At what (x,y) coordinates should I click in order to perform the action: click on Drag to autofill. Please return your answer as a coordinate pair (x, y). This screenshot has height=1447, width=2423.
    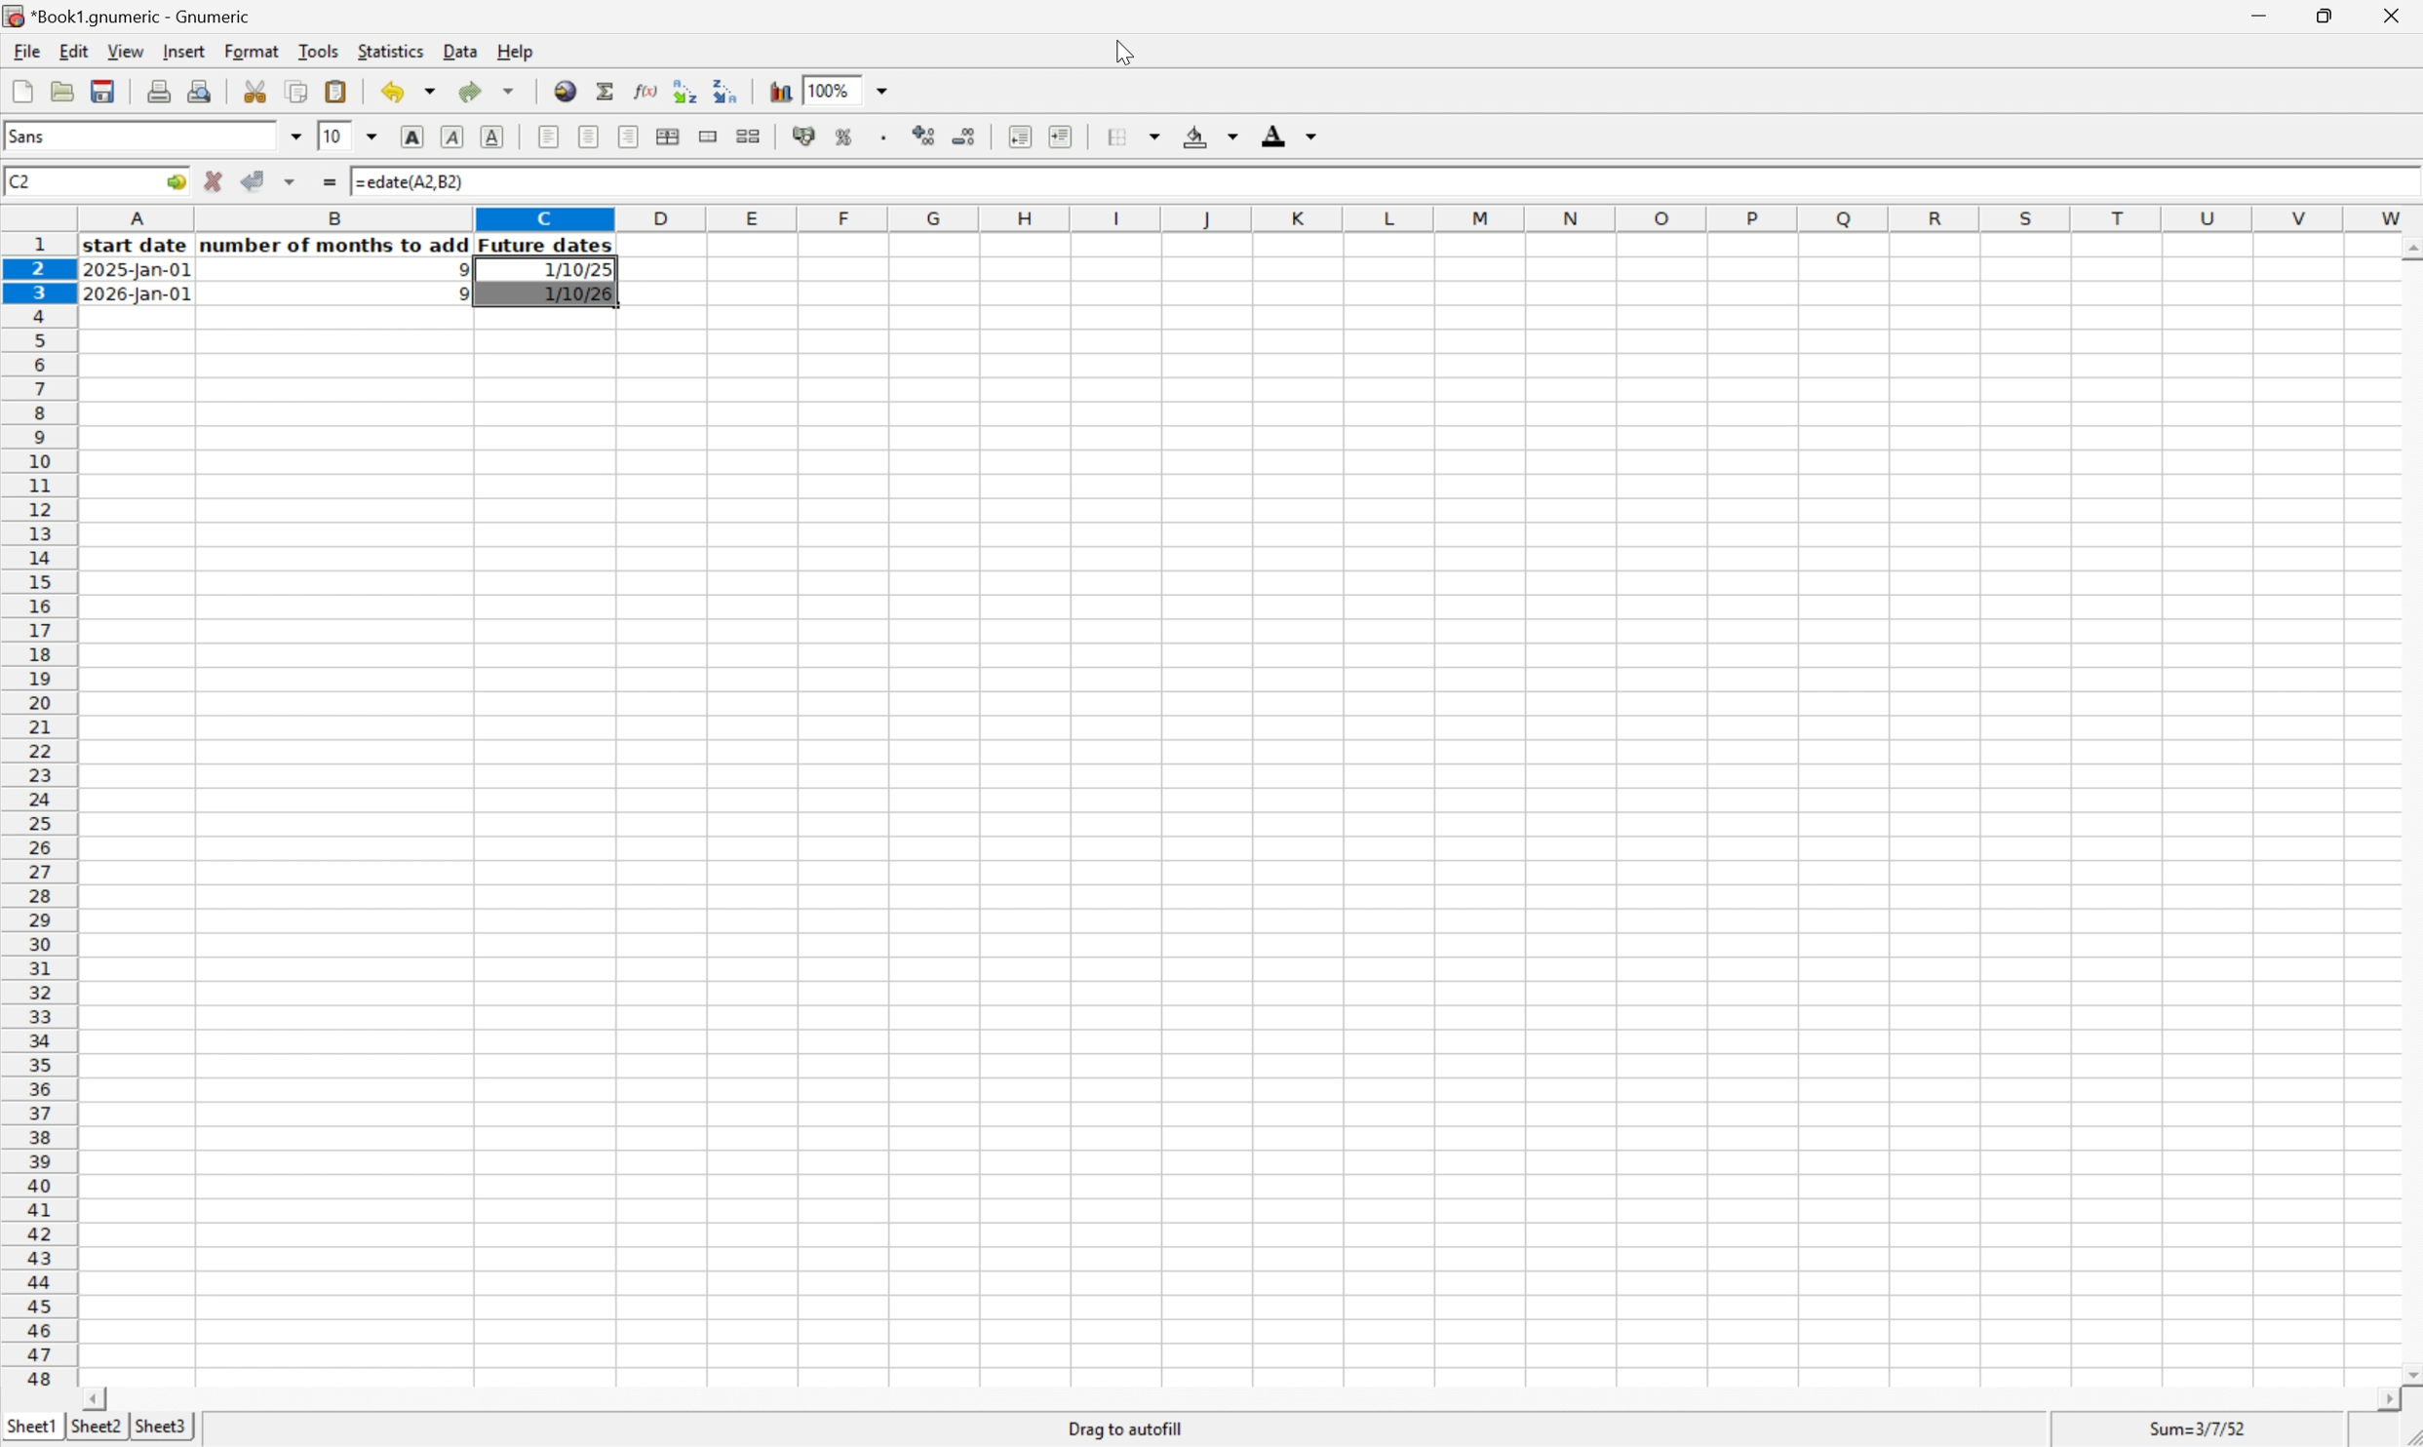
    Looking at the image, I should click on (1130, 1428).